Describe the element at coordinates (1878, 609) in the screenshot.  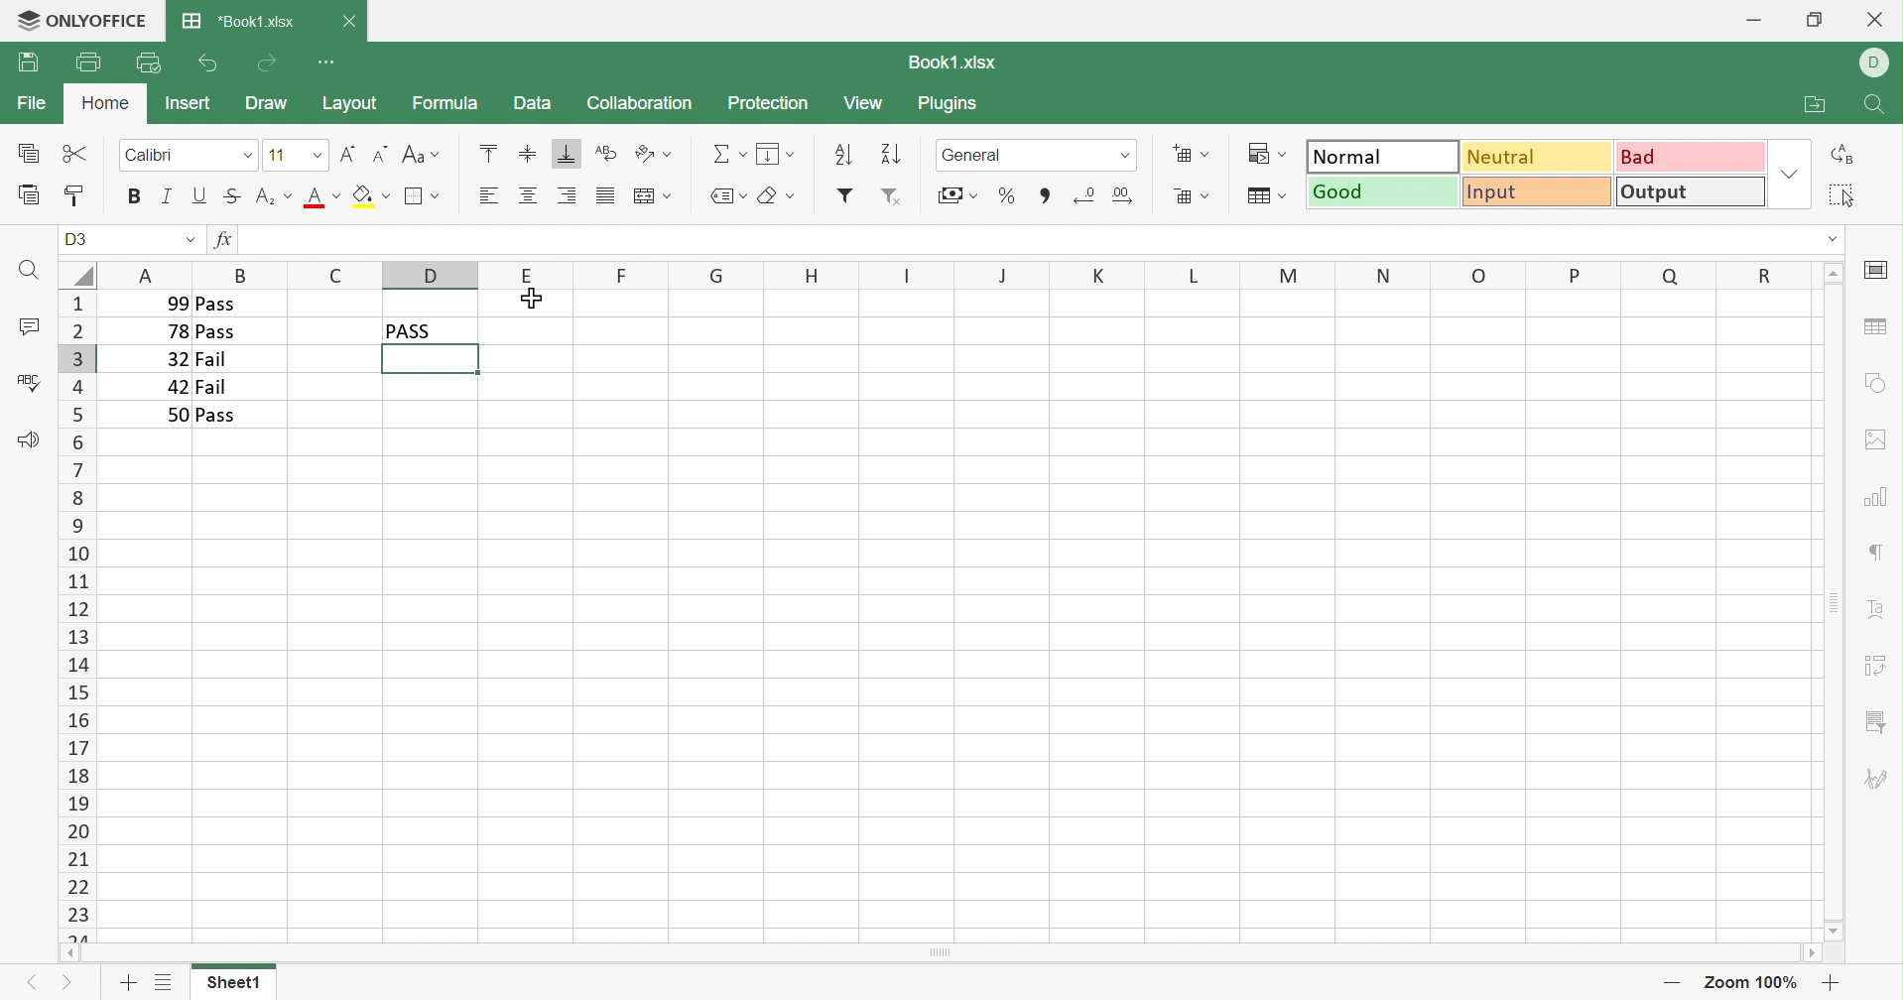
I see `Text art settings` at that location.